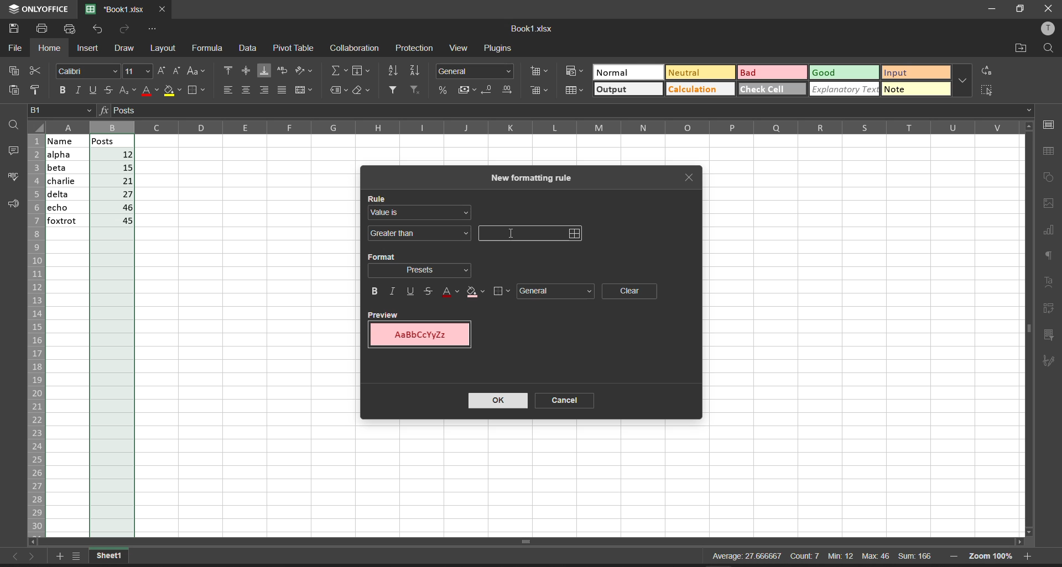 The height and width of the screenshot is (567, 1062). What do you see at coordinates (476, 291) in the screenshot?
I see `fill color` at bounding box center [476, 291].